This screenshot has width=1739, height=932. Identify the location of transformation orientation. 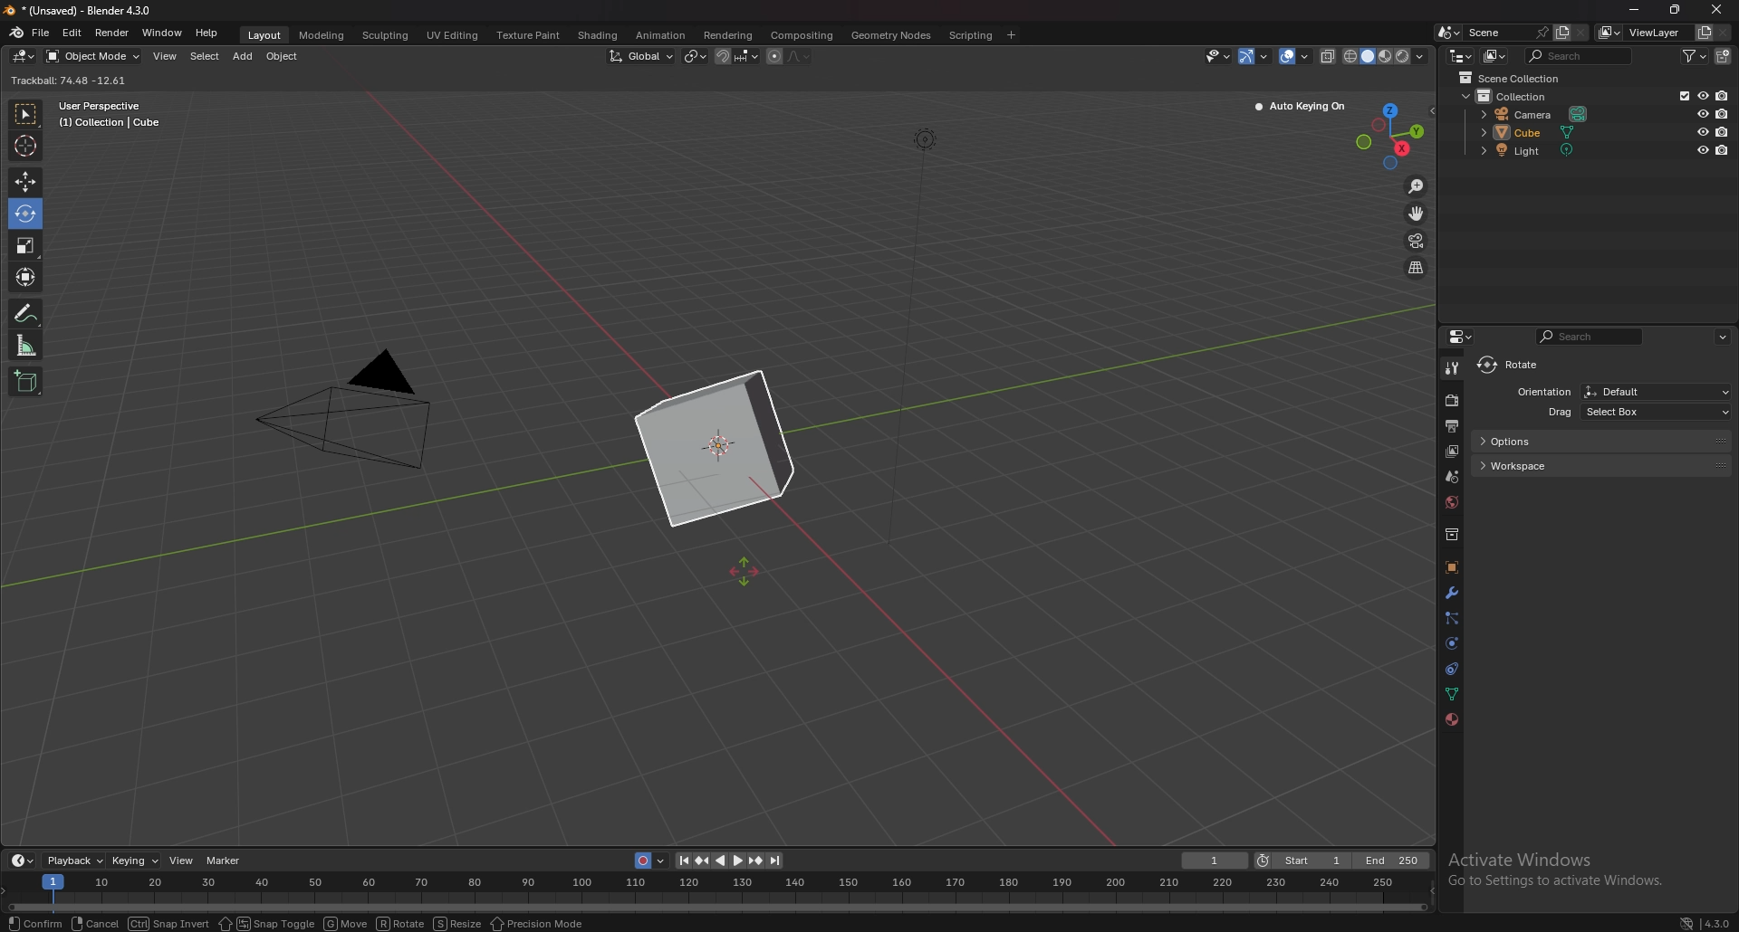
(641, 55).